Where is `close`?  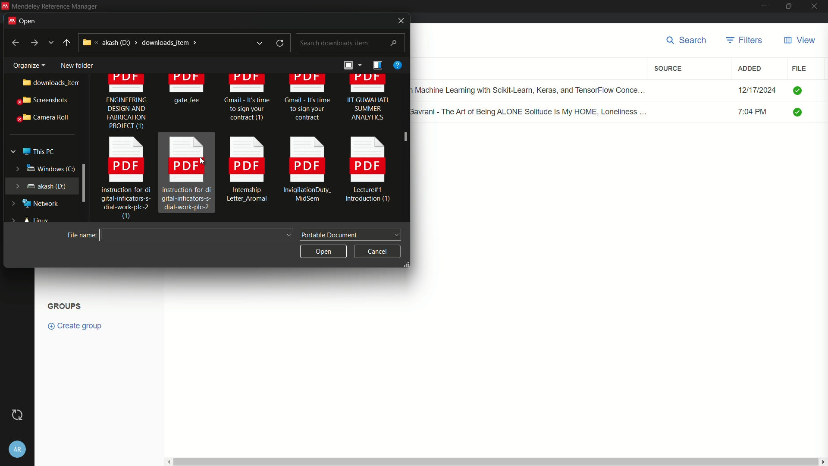 close is located at coordinates (817, 6).